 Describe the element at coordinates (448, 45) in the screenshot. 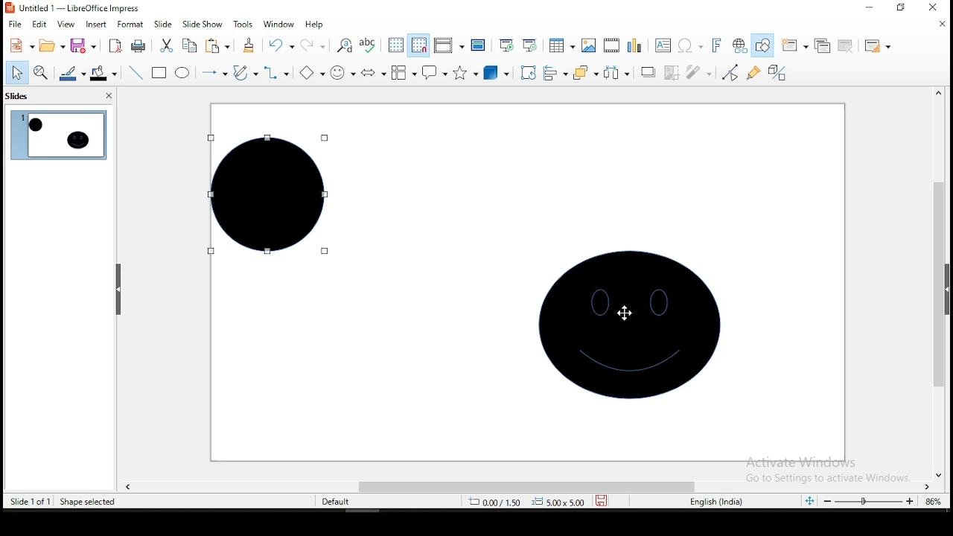

I see `display views` at that location.